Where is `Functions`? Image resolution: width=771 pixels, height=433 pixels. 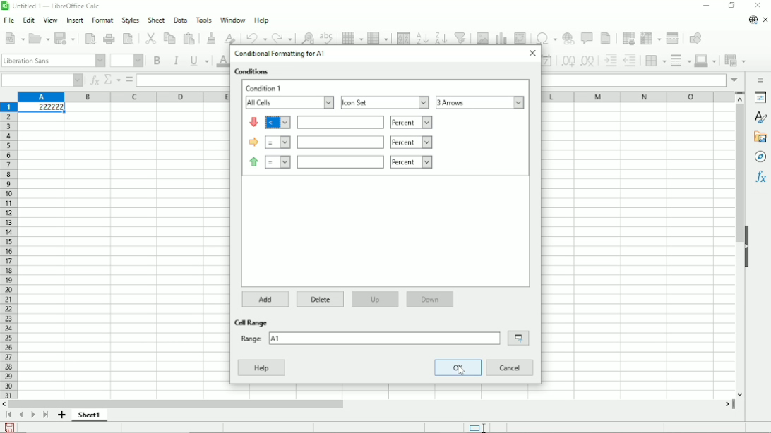
Functions is located at coordinates (760, 178).